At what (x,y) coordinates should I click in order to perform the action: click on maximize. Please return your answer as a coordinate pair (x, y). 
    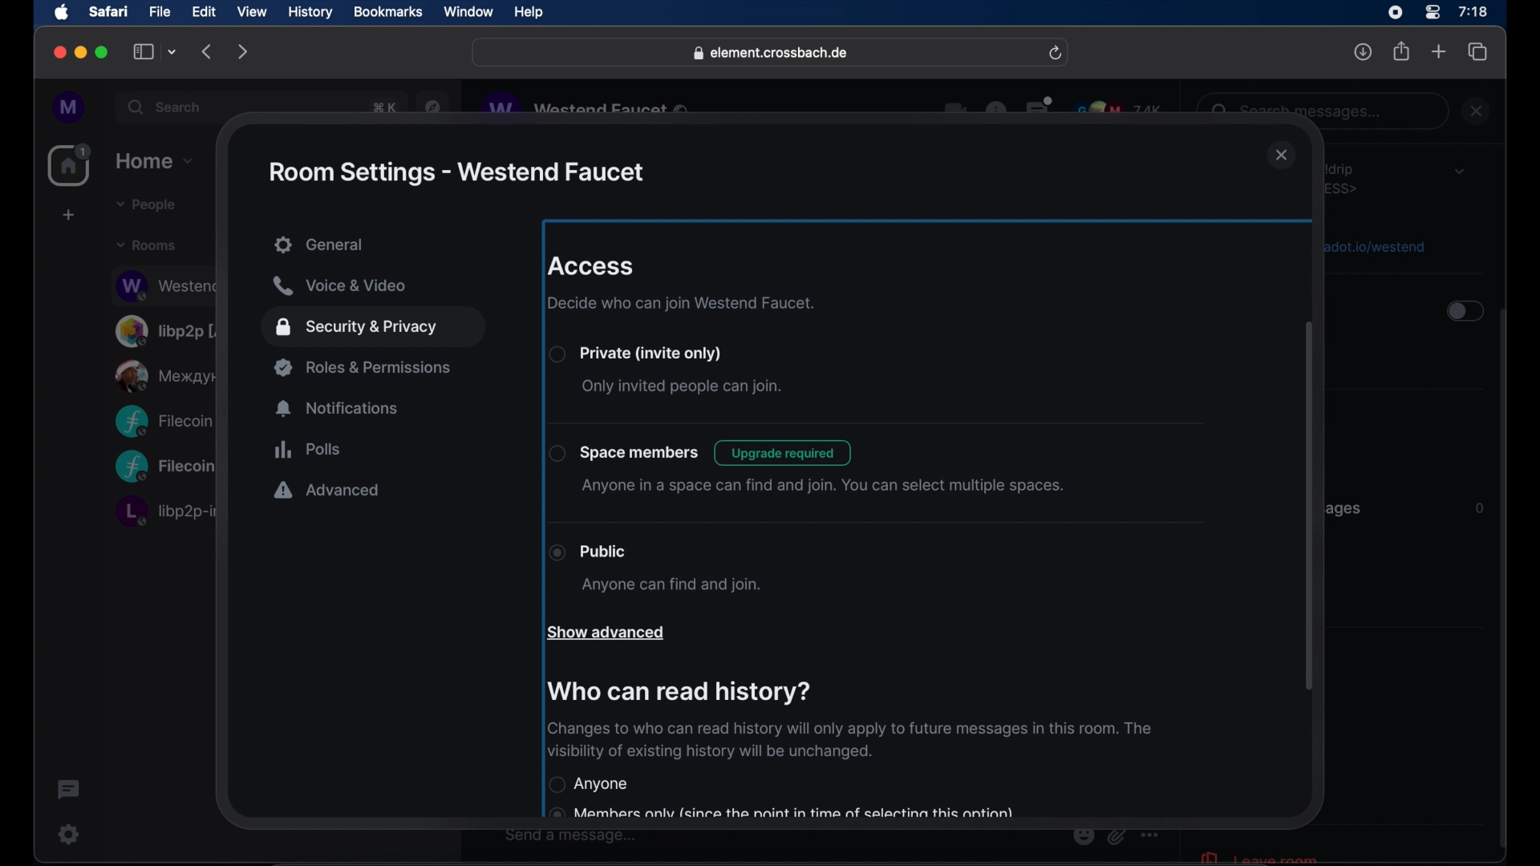
    Looking at the image, I should click on (103, 52).